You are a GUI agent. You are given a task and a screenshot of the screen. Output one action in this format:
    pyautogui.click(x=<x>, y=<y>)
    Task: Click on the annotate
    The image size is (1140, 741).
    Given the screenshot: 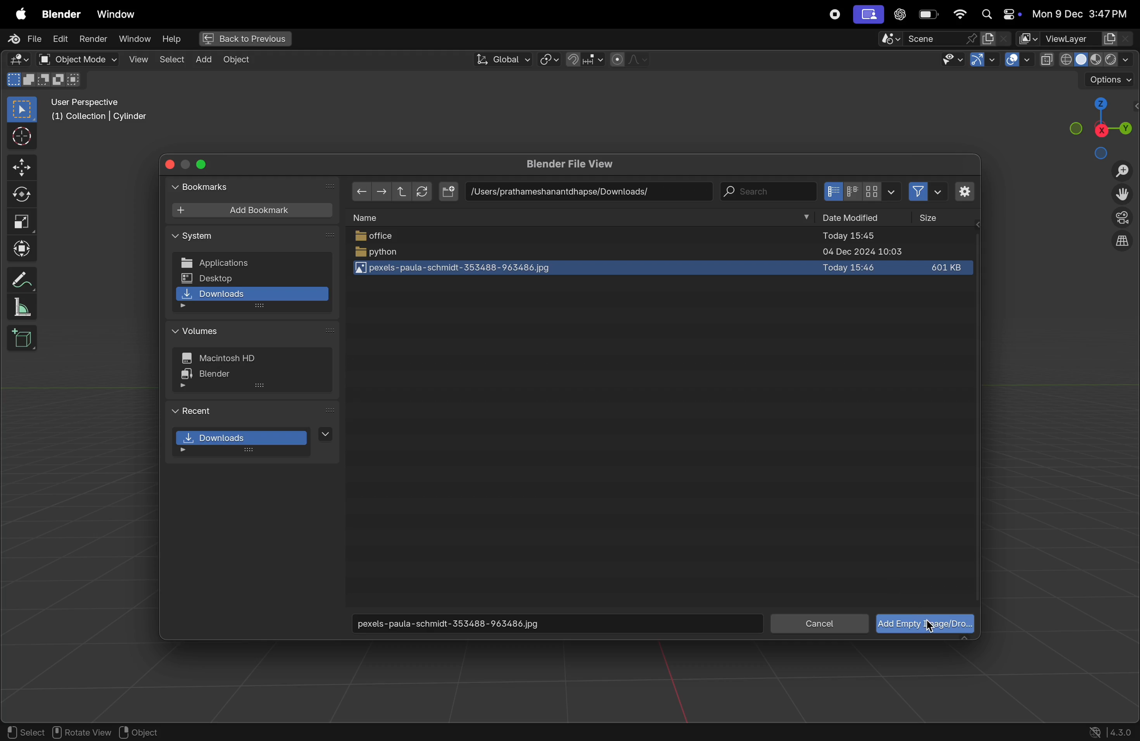 What is the action you would take?
    pyautogui.click(x=20, y=280)
    